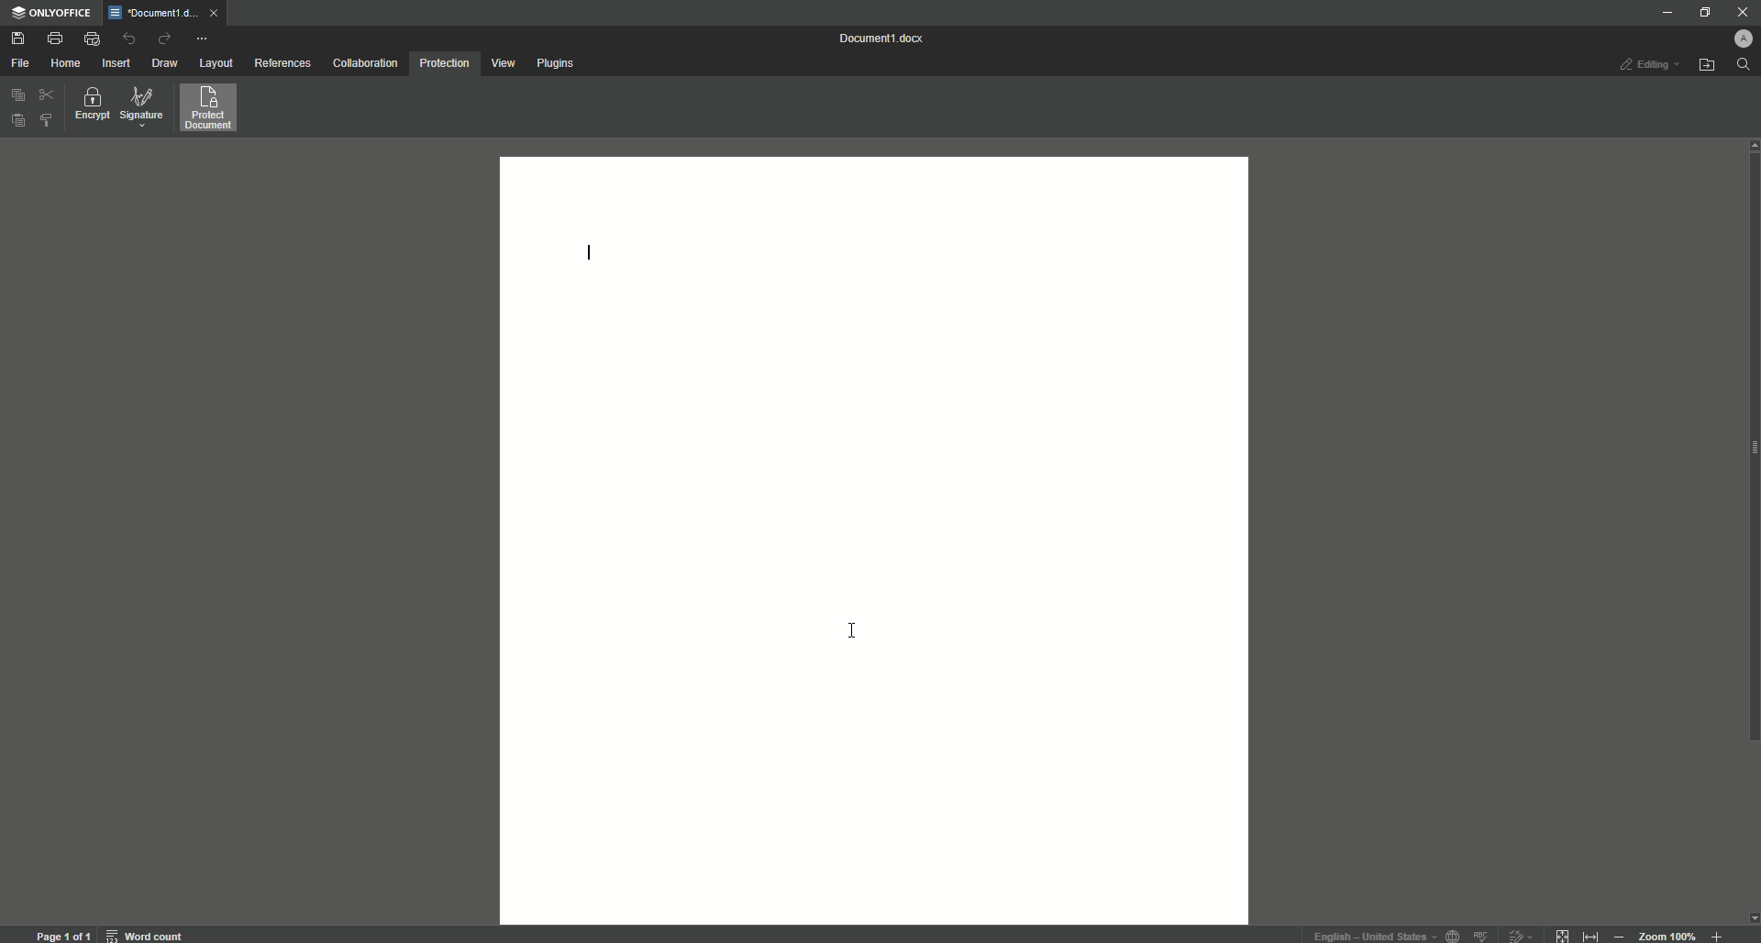 The height and width of the screenshot is (943, 1761). What do you see at coordinates (218, 17) in the screenshot?
I see `close` at bounding box center [218, 17].